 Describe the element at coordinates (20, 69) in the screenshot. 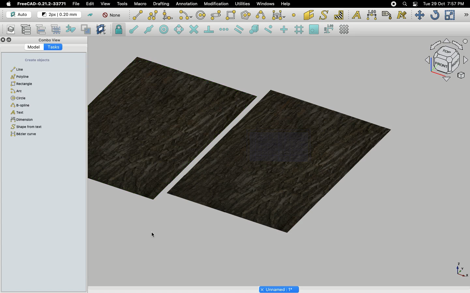

I see `Line` at that location.